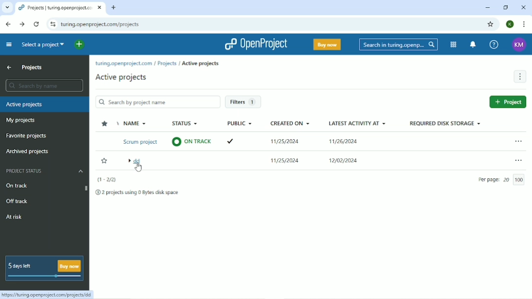 Image resolution: width=532 pixels, height=299 pixels. What do you see at coordinates (52, 24) in the screenshot?
I see `View site information` at bounding box center [52, 24].